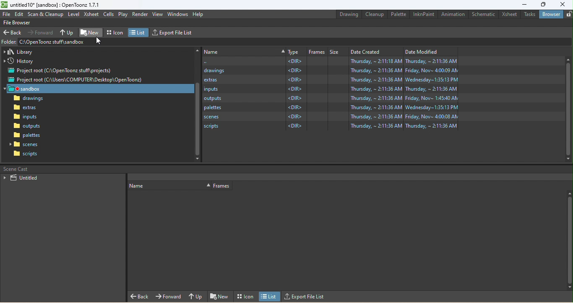 The image size is (573, 303). Describe the element at coordinates (23, 154) in the screenshot. I see `scripts` at that location.